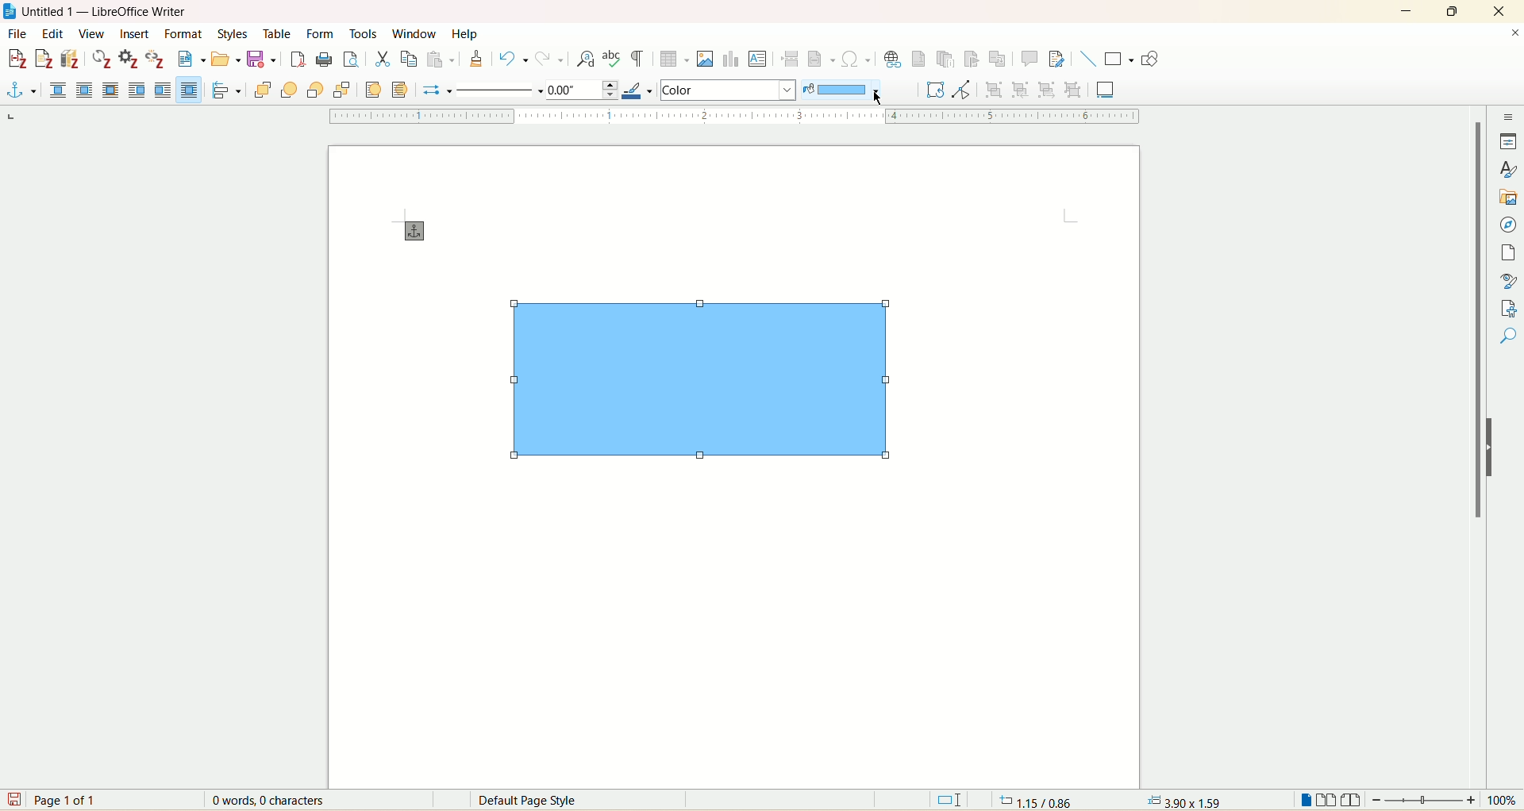  Describe the element at coordinates (184, 33) in the screenshot. I see `format` at that location.